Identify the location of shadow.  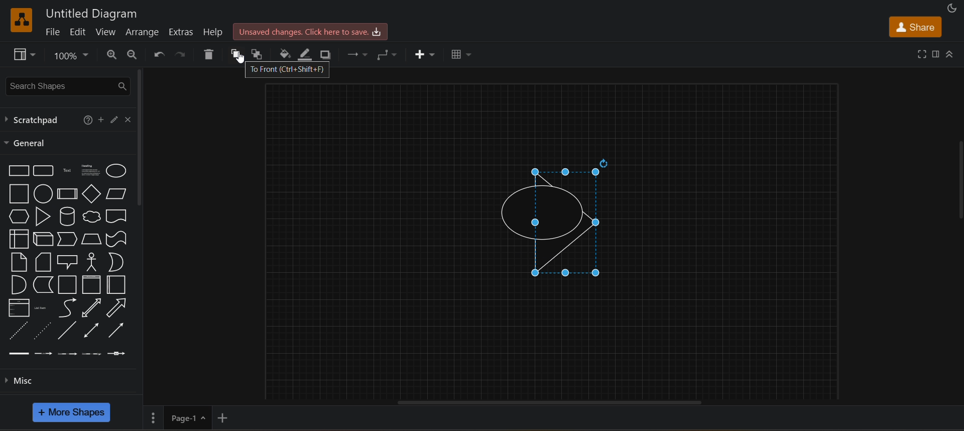
(327, 55).